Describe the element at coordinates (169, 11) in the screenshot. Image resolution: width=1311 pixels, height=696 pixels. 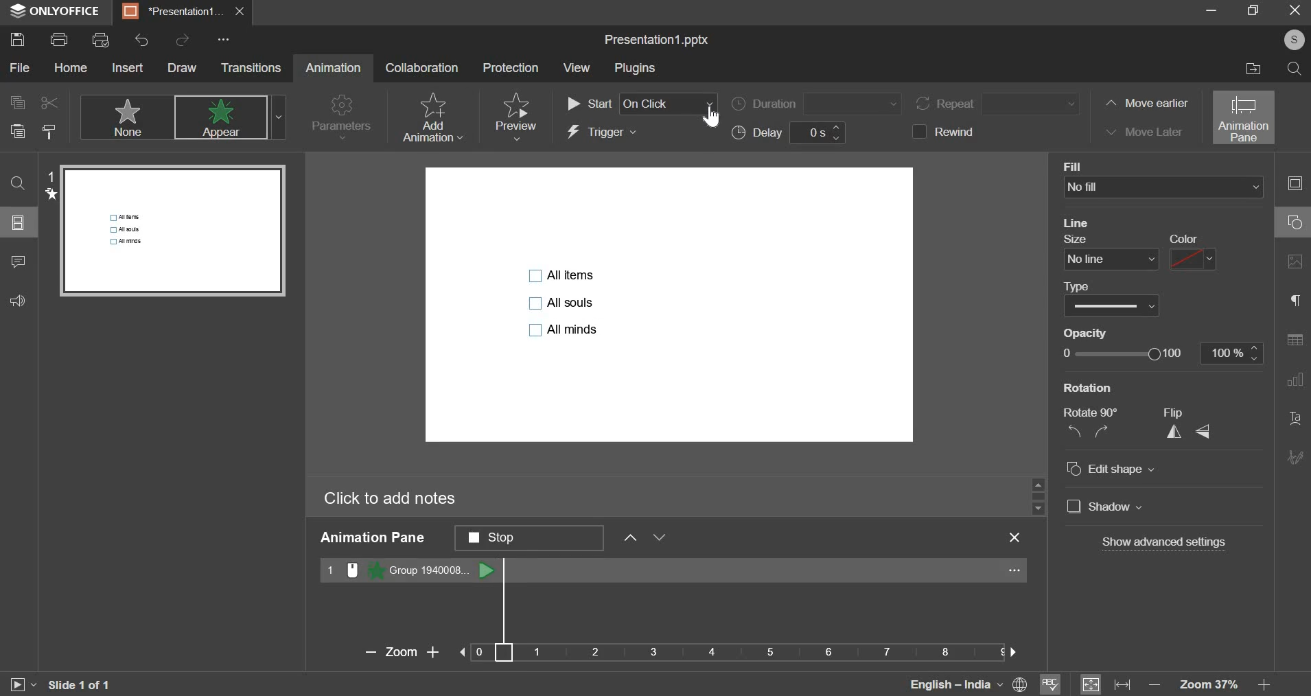
I see `presentation1` at that location.